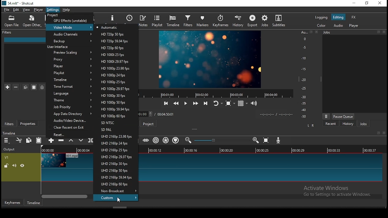 Image resolution: width=388 pixels, height=218 pixels. Describe the element at coordinates (243, 103) in the screenshot. I see `toggle grid display on the player` at that location.